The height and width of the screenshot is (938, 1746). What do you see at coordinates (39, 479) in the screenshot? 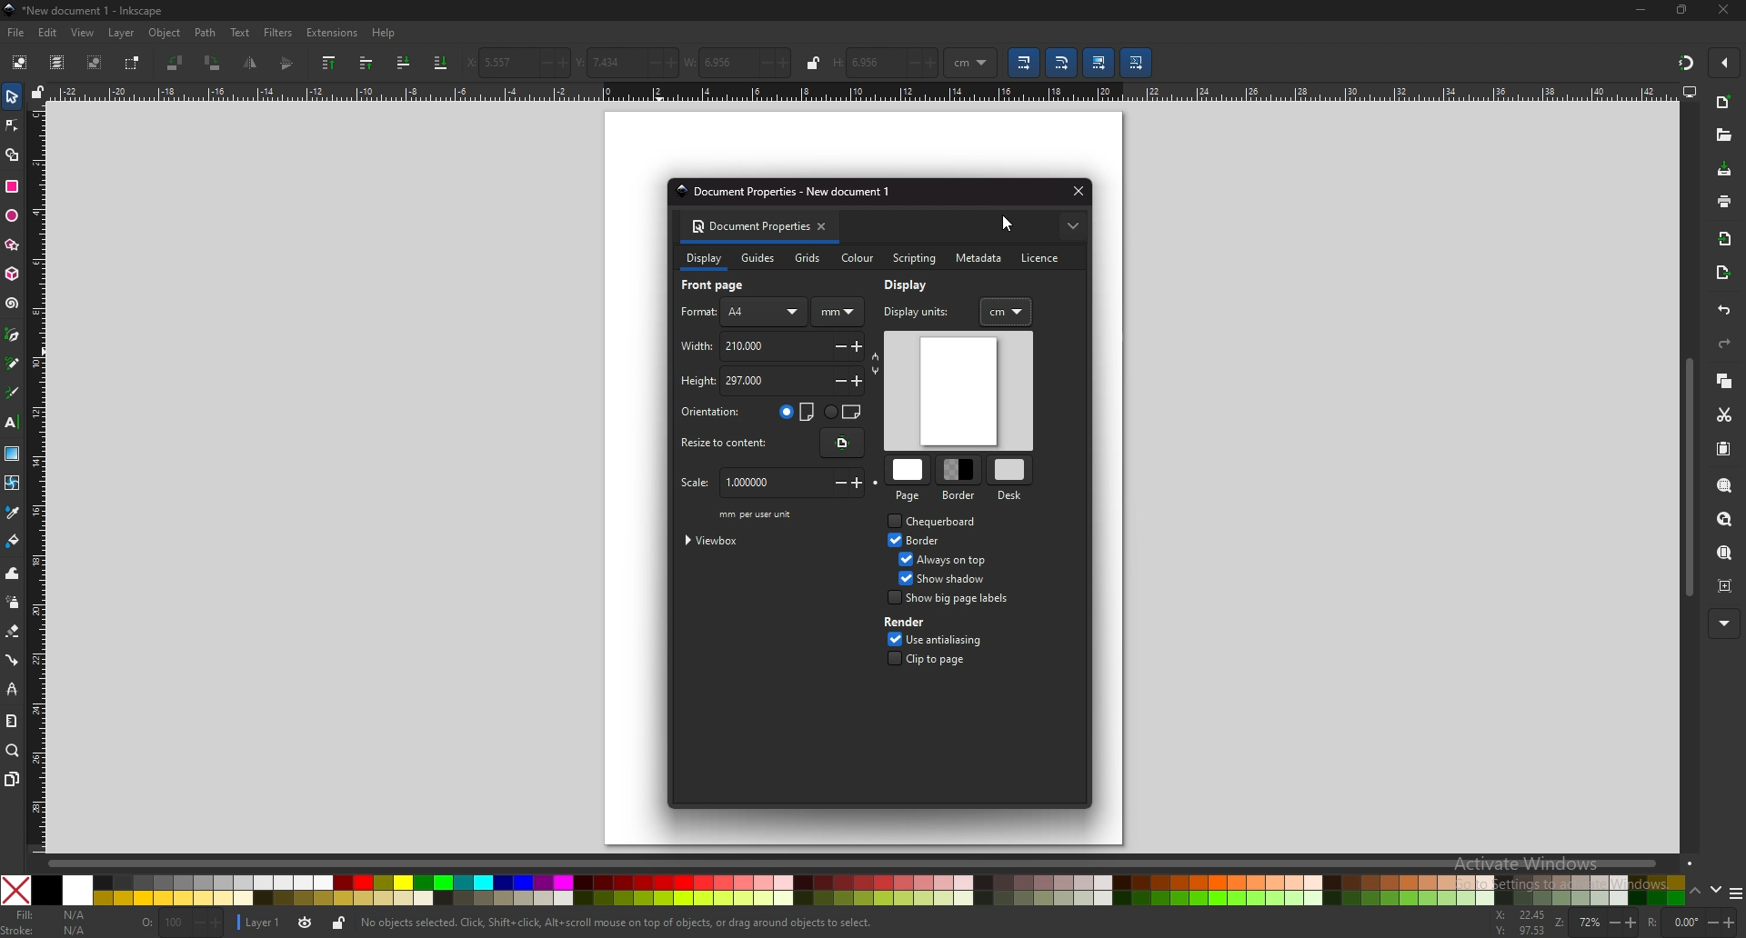
I see `vertical ruler` at bounding box center [39, 479].